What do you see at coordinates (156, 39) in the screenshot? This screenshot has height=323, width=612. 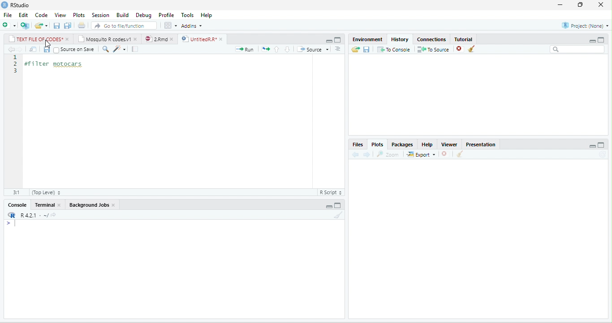 I see `2.Rmd` at bounding box center [156, 39].